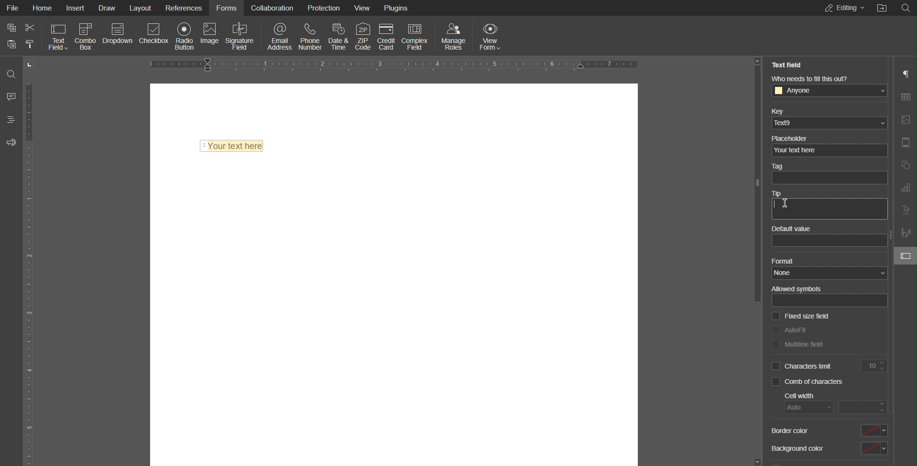 This screenshot has height=466, width=917. I want to click on ted9, so click(830, 124).